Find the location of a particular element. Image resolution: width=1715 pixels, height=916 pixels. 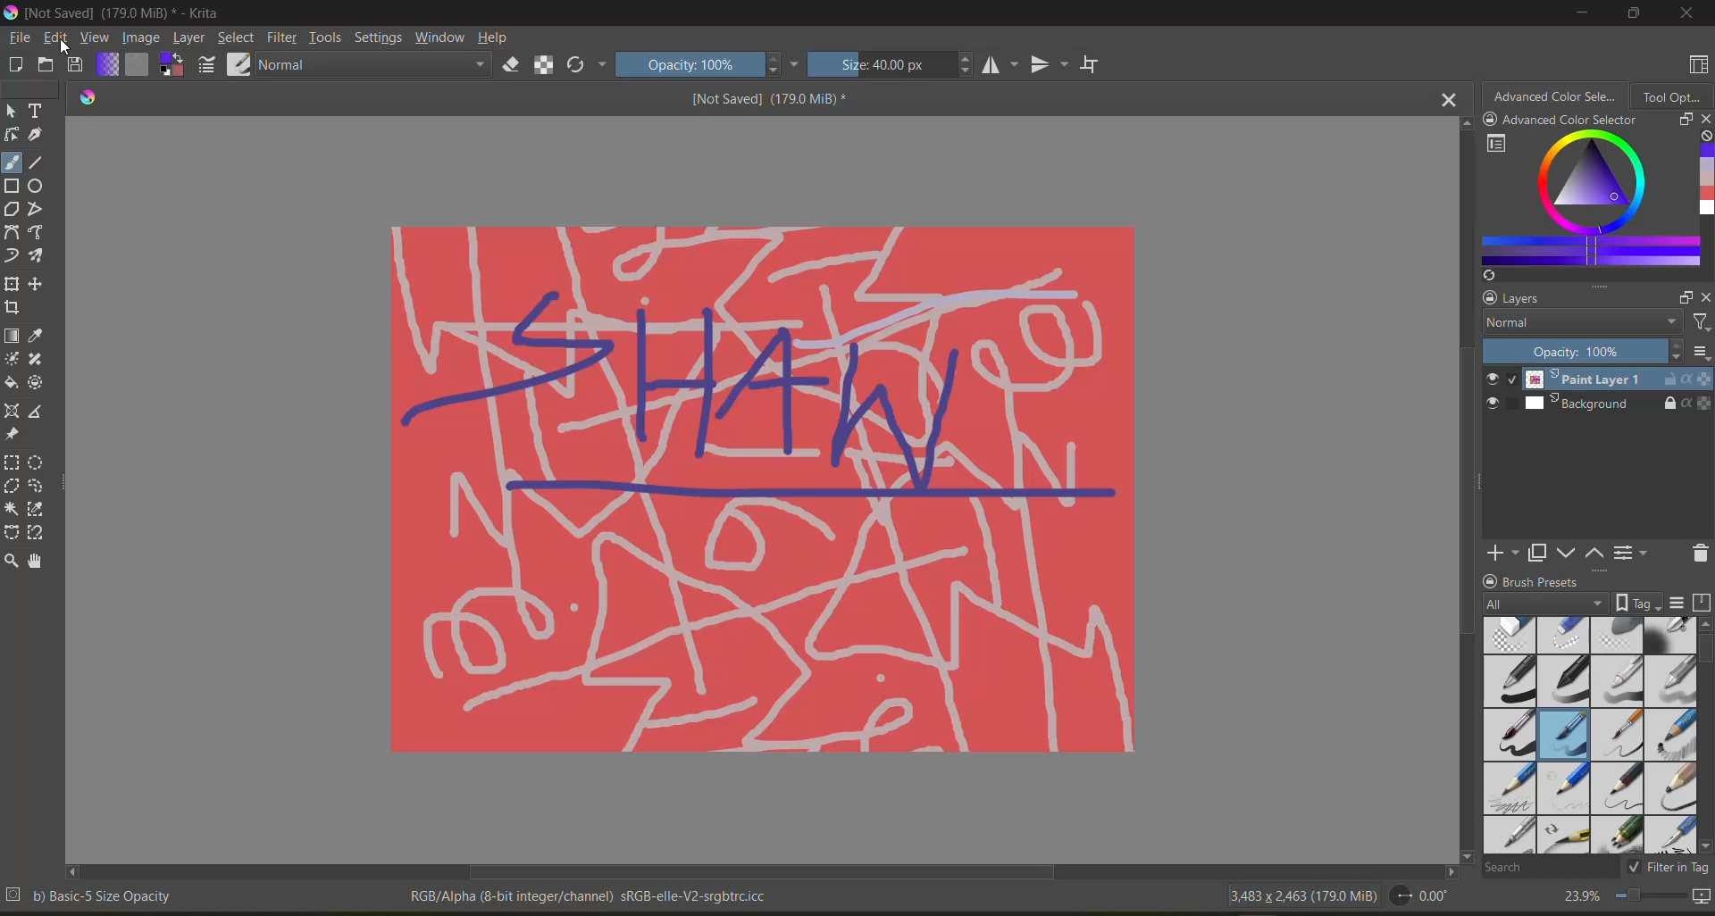

choose brush preset is located at coordinates (241, 63).